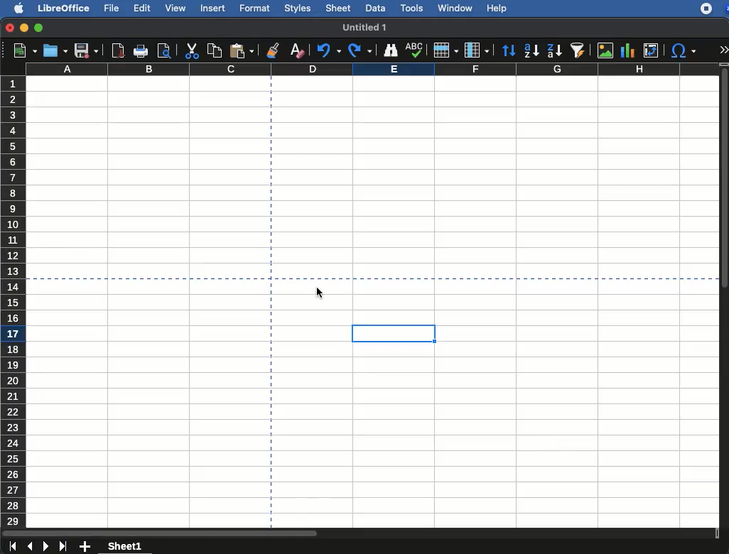  What do you see at coordinates (214, 8) in the screenshot?
I see `insert` at bounding box center [214, 8].